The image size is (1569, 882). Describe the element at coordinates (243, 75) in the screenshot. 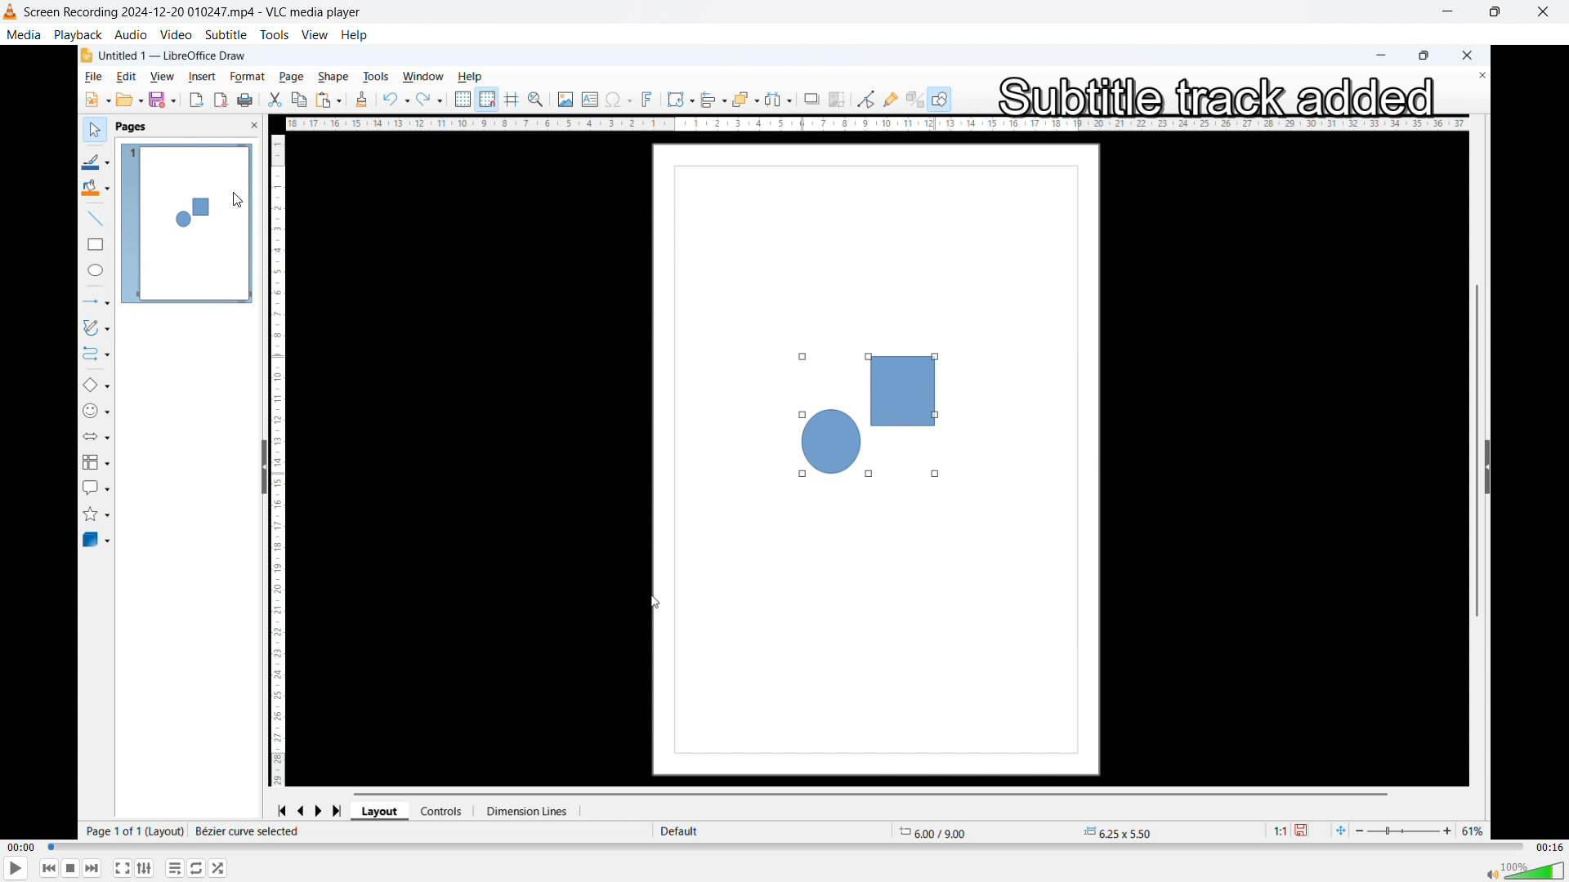

I see `format` at that location.